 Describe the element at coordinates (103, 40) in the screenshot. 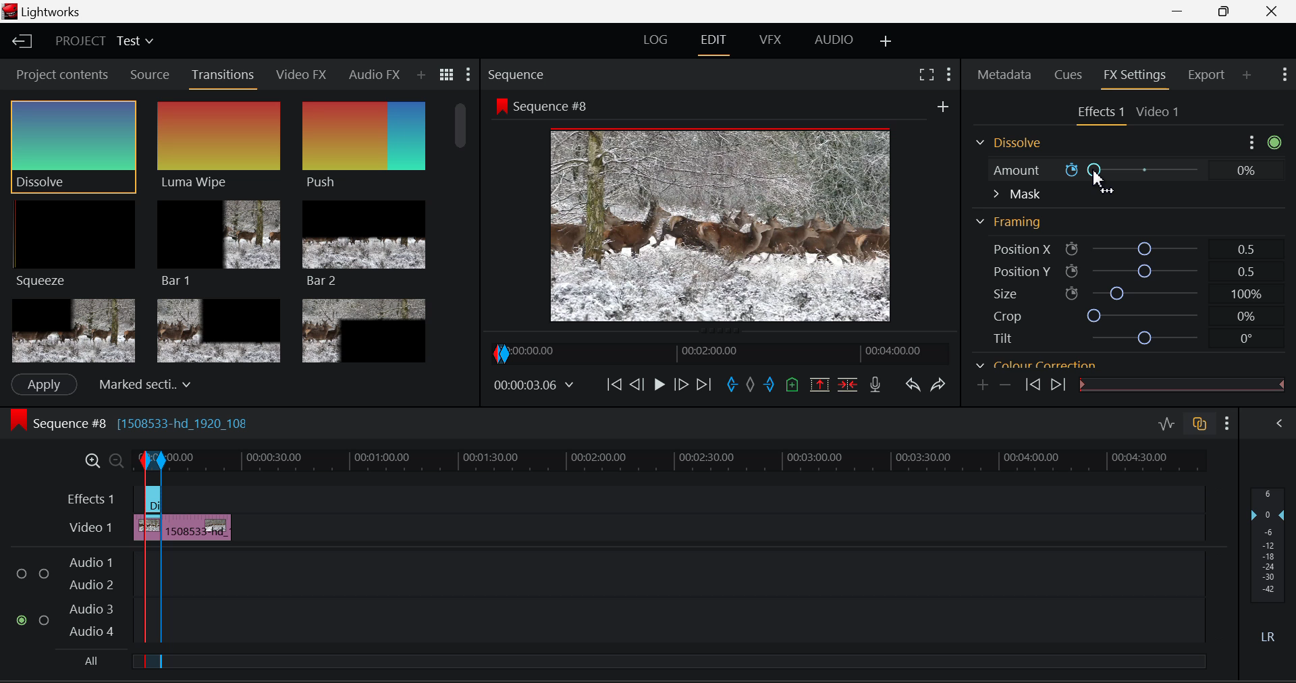

I see `Project Title` at that location.